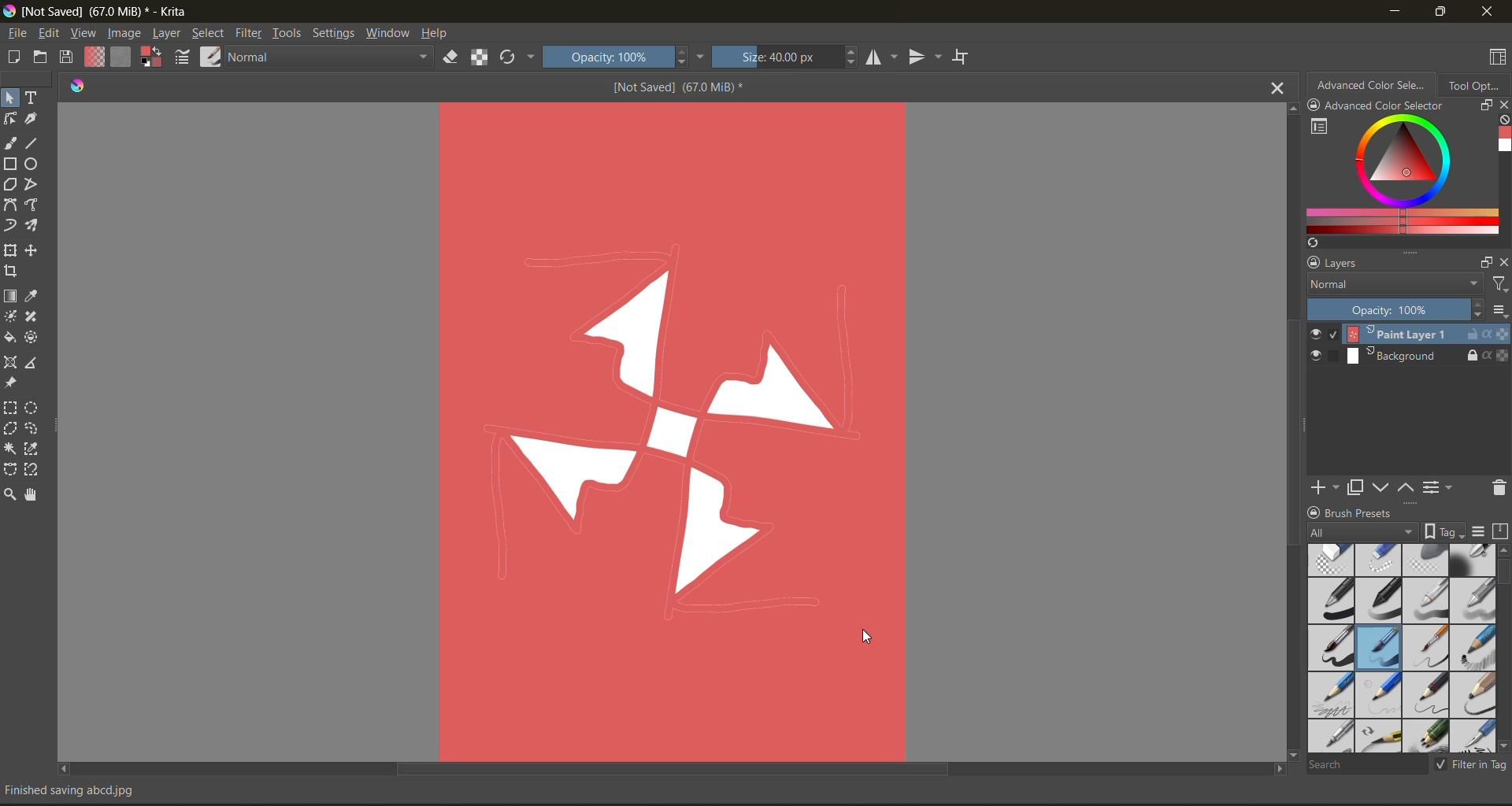 This screenshot has width=1512, height=806. What do you see at coordinates (251, 33) in the screenshot?
I see `filter` at bounding box center [251, 33].